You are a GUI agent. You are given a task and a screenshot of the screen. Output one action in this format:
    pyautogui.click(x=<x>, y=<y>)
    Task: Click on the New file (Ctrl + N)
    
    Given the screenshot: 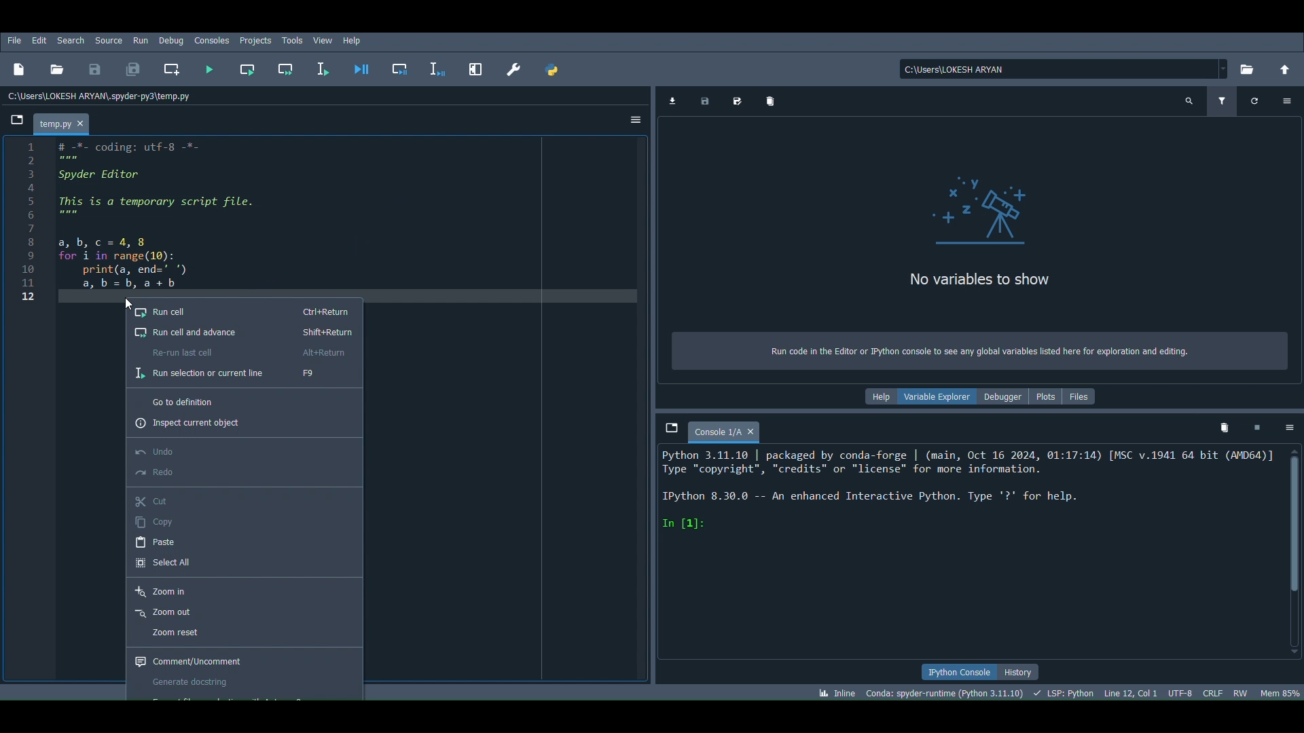 What is the action you would take?
    pyautogui.click(x=19, y=70)
    